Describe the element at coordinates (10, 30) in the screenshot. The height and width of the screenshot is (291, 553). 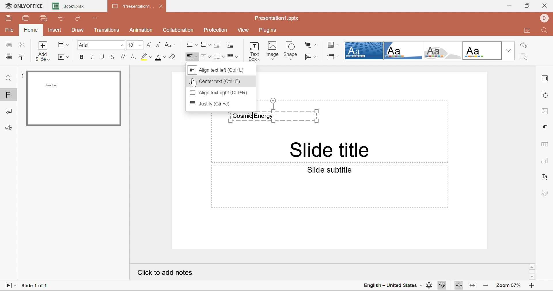
I see `File` at that location.